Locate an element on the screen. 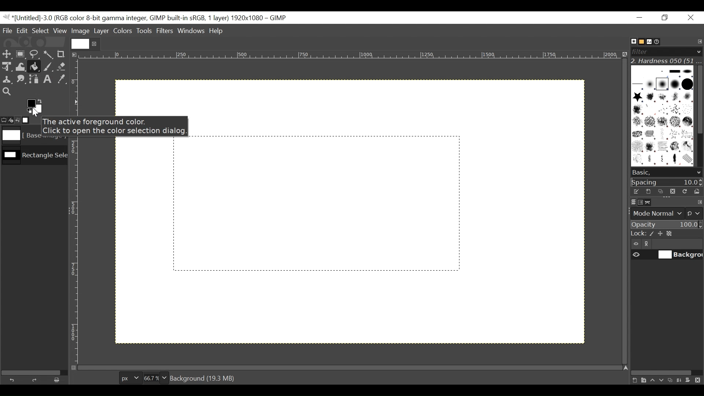  Zoom factor is located at coordinates (156, 377).